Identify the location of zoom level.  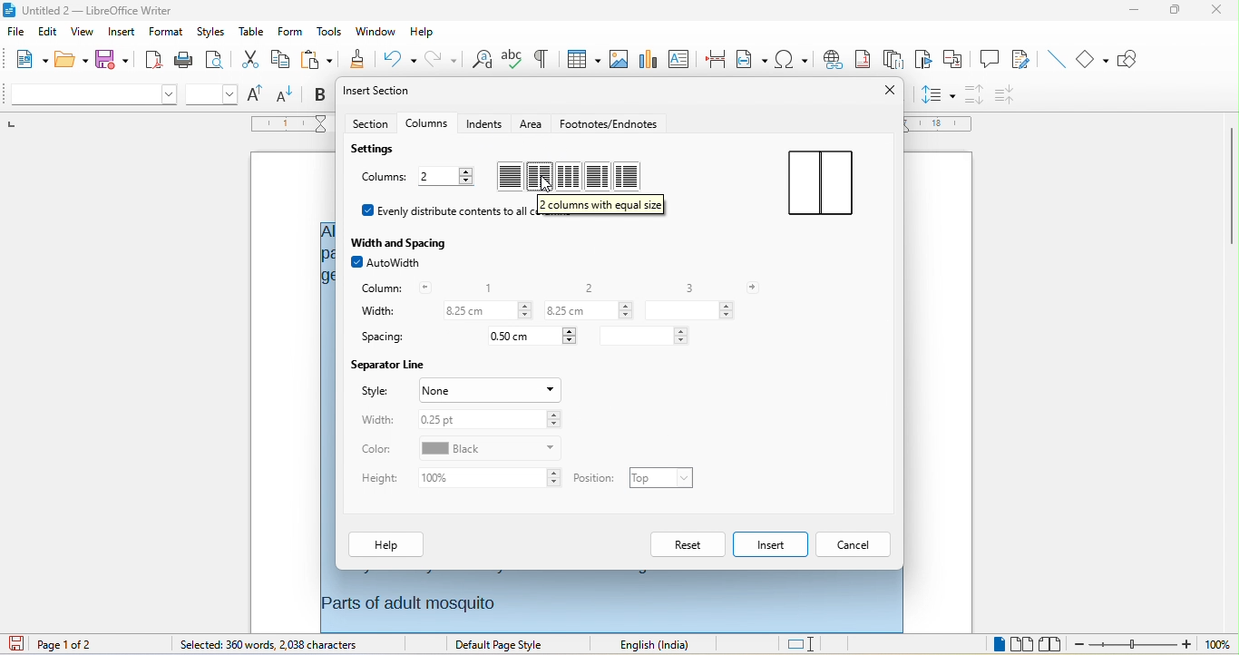
(1217, 645).